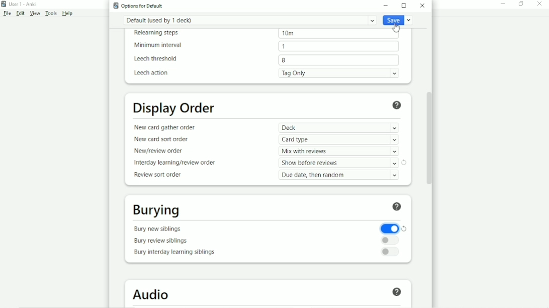 This screenshot has width=549, height=308. What do you see at coordinates (398, 292) in the screenshot?
I see `Help` at bounding box center [398, 292].